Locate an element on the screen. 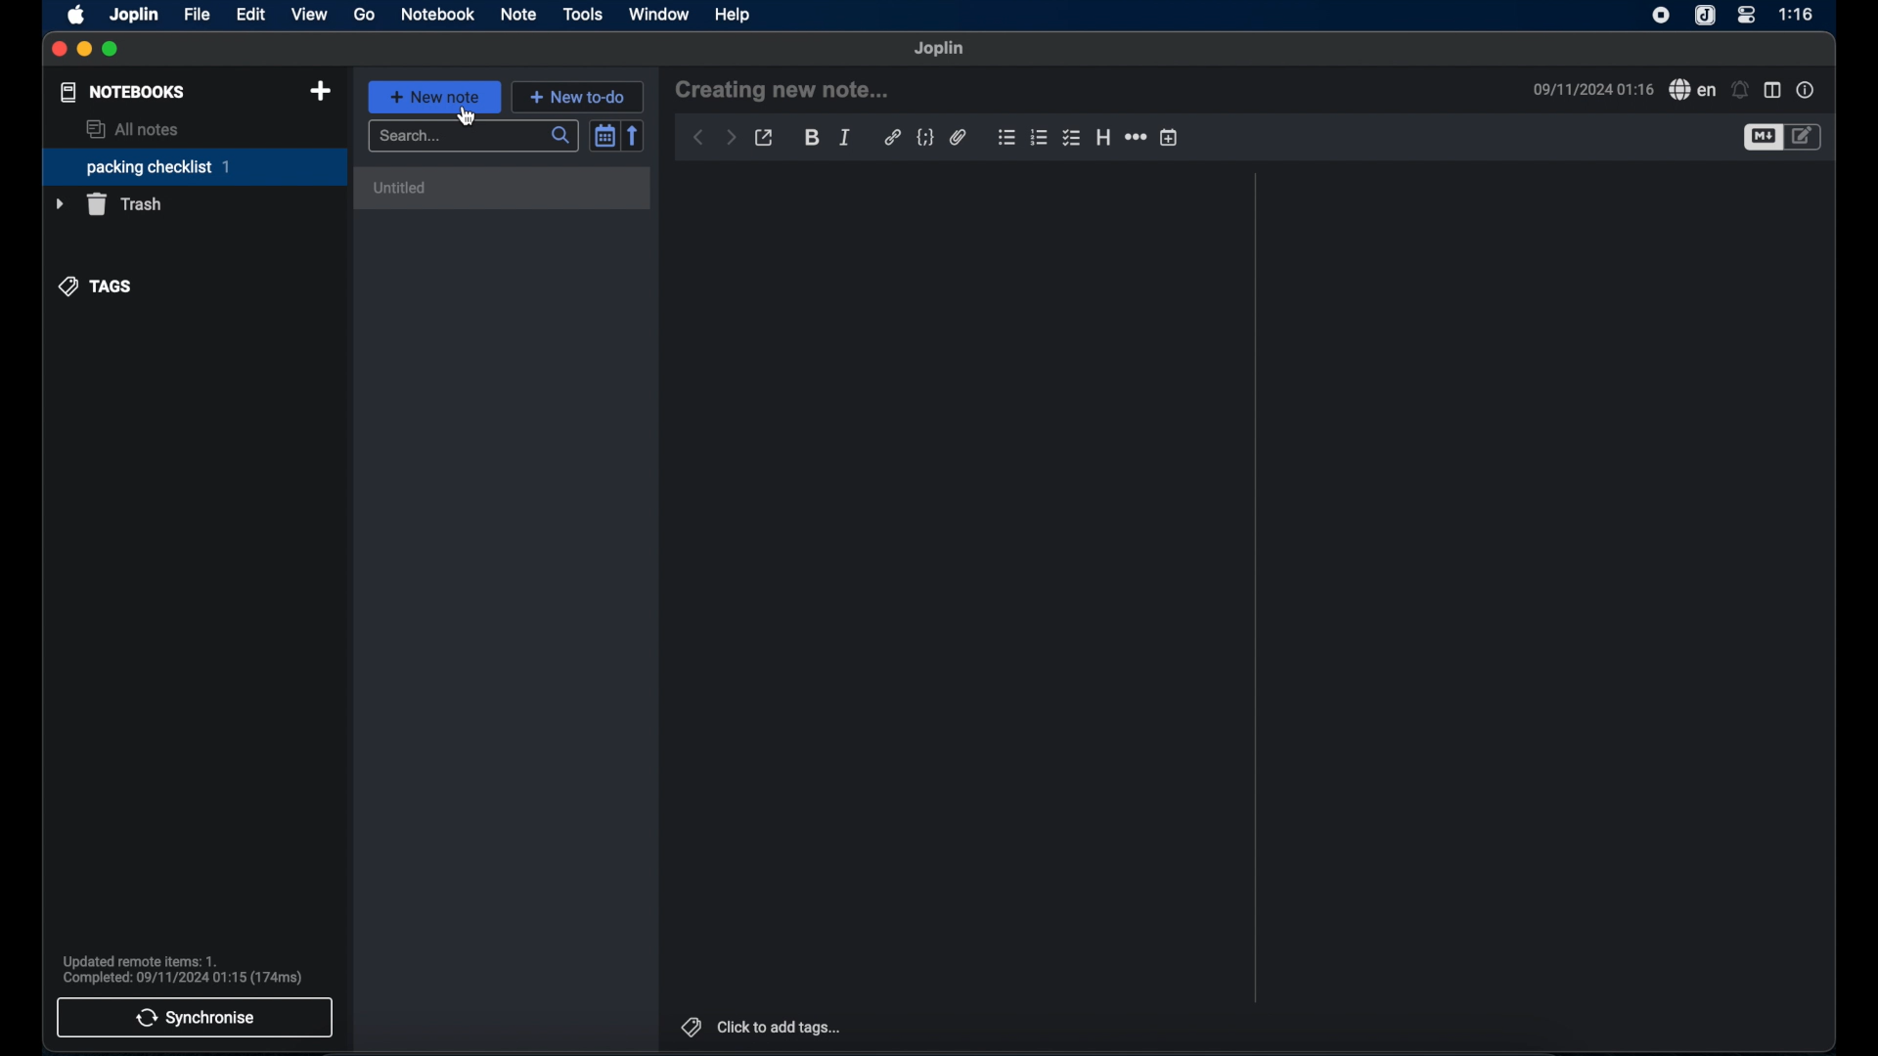  joplin icone is located at coordinates (1705, 16).